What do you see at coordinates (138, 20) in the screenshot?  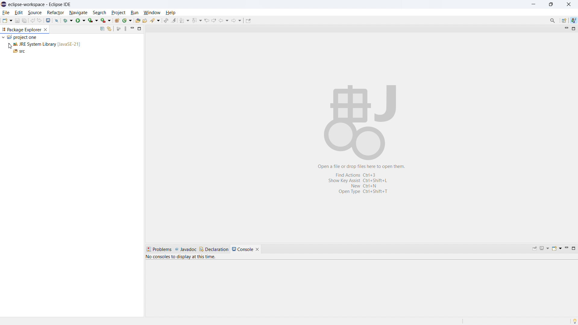 I see `open file` at bounding box center [138, 20].